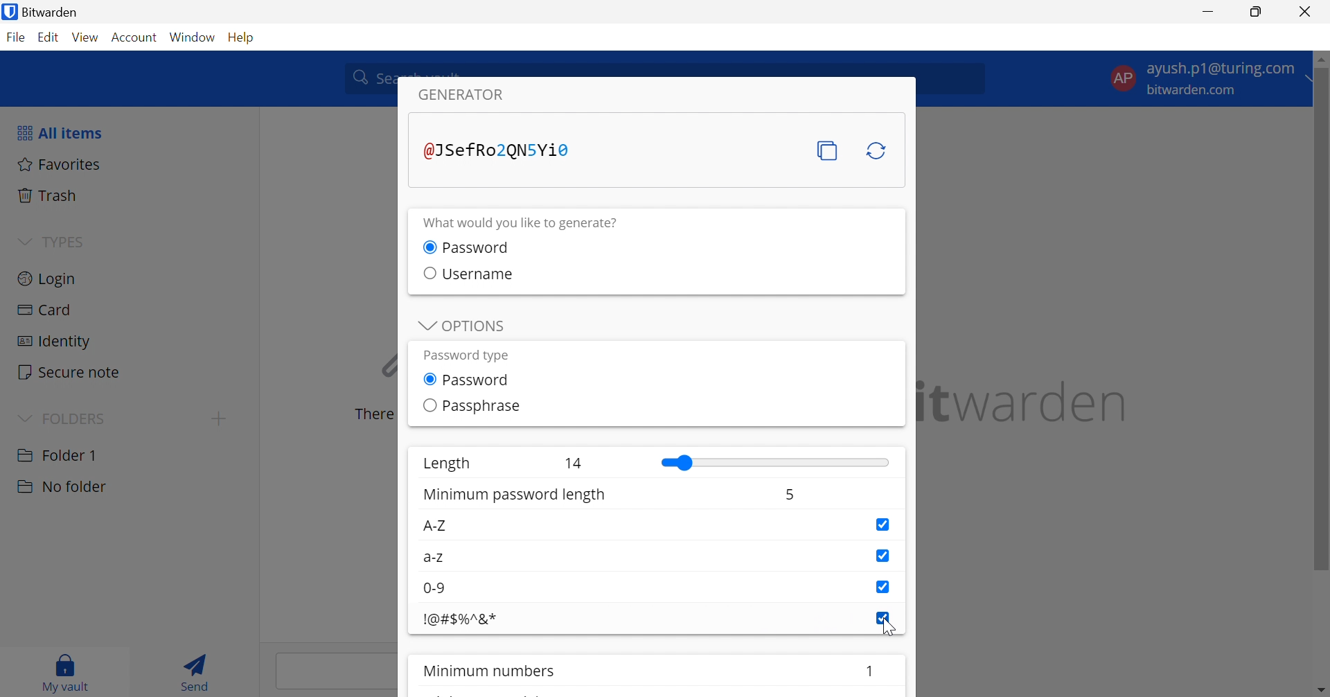 The image size is (1330, 697). What do you see at coordinates (871, 669) in the screenshot?
I see `1` at bounding box center [871, 669].